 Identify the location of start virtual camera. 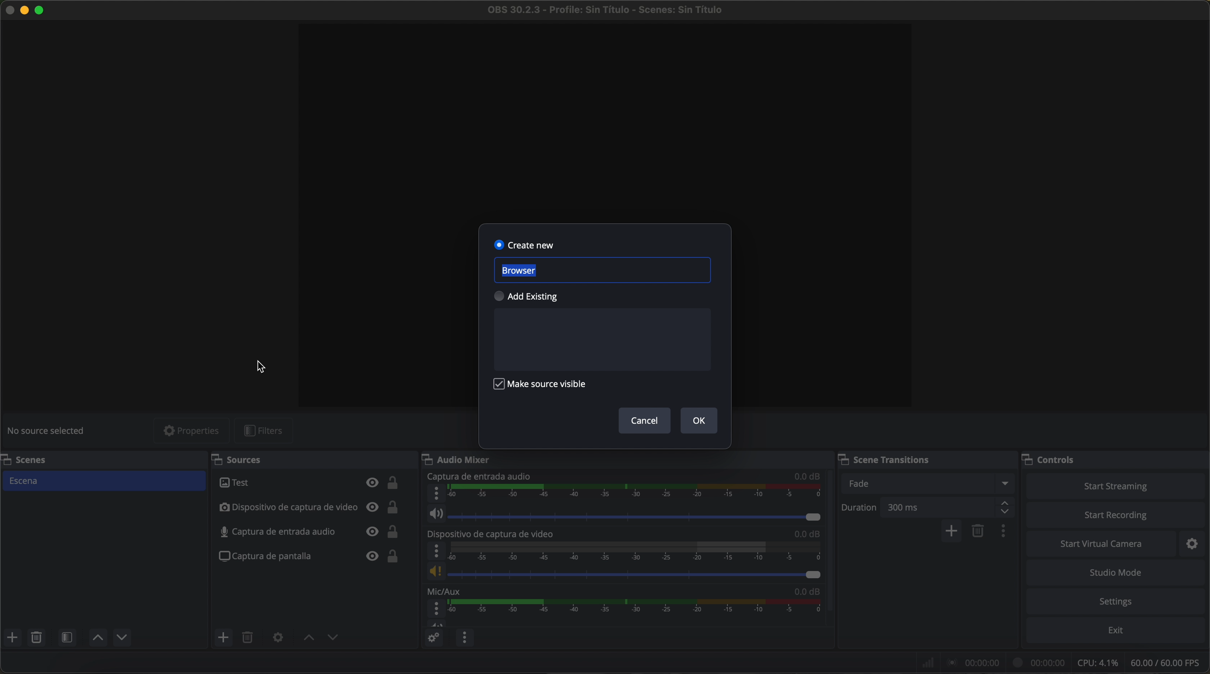
(1102, 544).